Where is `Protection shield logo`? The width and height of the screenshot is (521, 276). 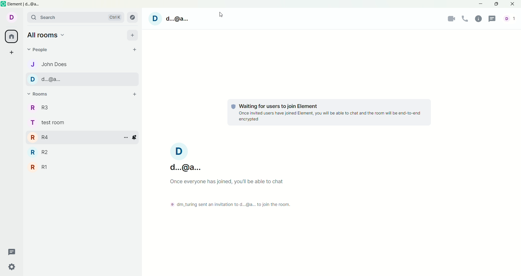 Protection shield logo is located at coordinates (233, 107).